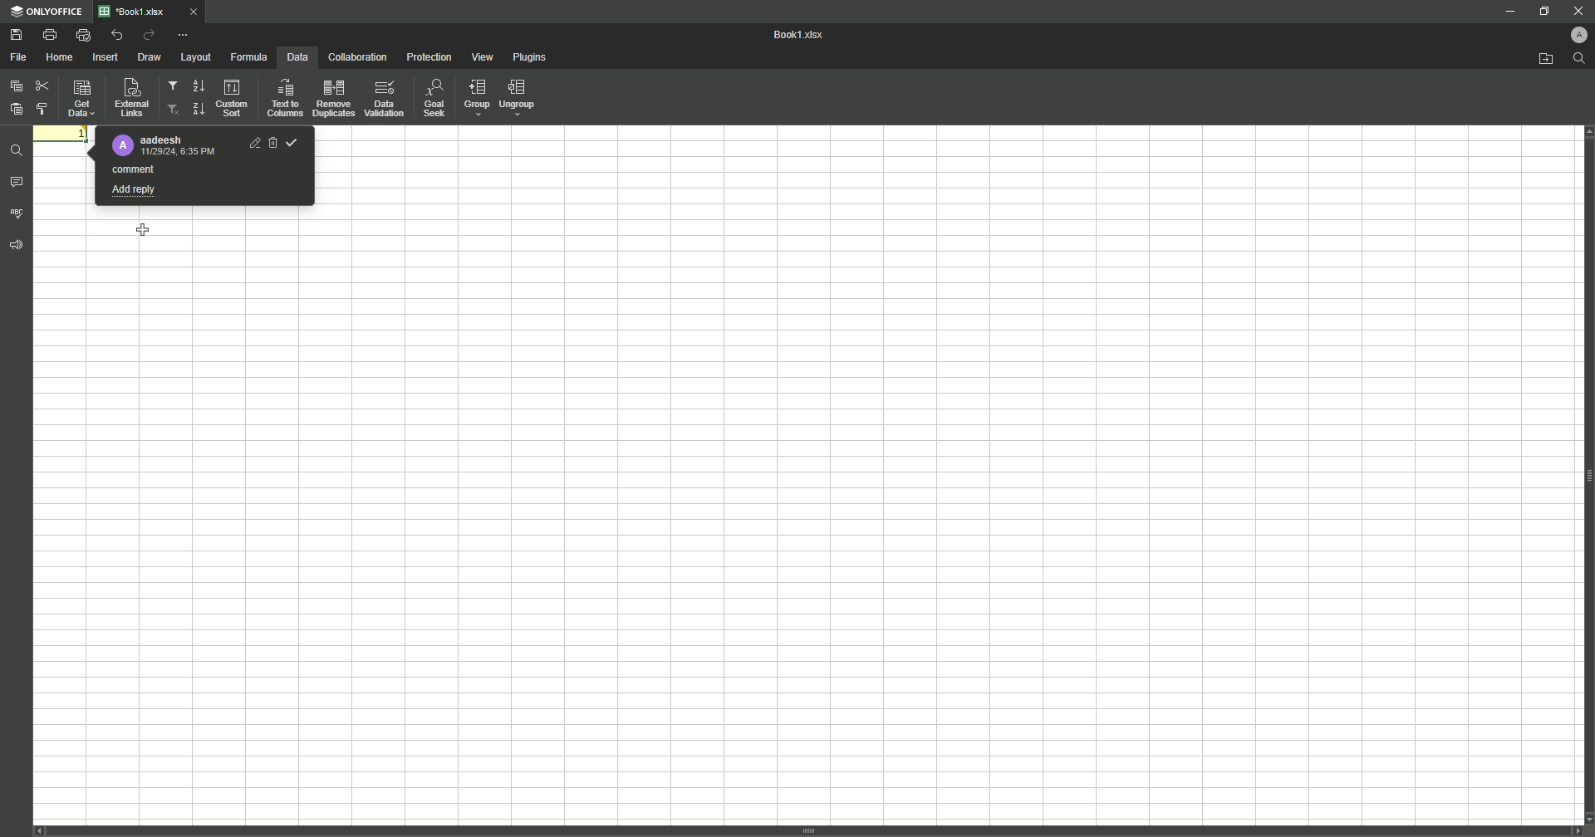 Image resolution: width=1595 pixels, height=837 pixels. What do you see at coordinates (174, 88) in the screenshot?
I see `Filter` at bounding box center [174, 88].